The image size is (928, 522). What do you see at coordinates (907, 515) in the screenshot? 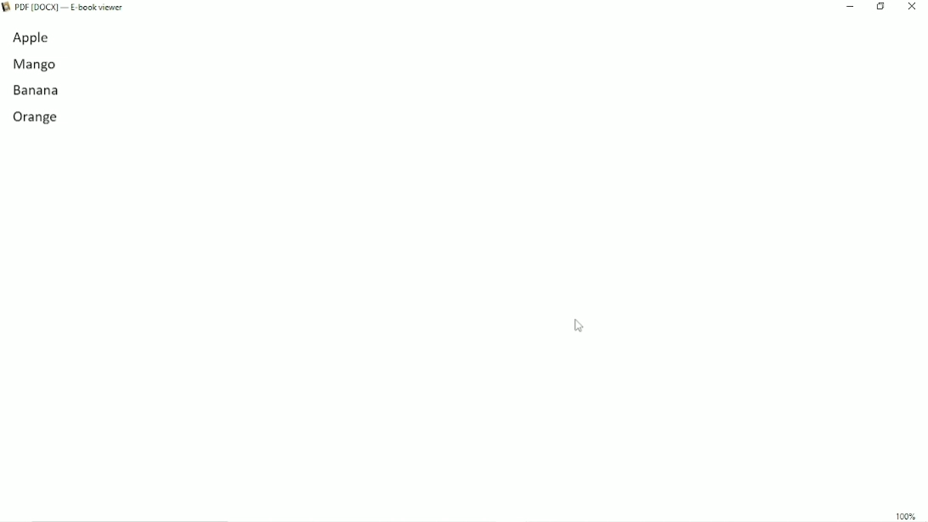
I see `100%` at bounding box center [907, 515].